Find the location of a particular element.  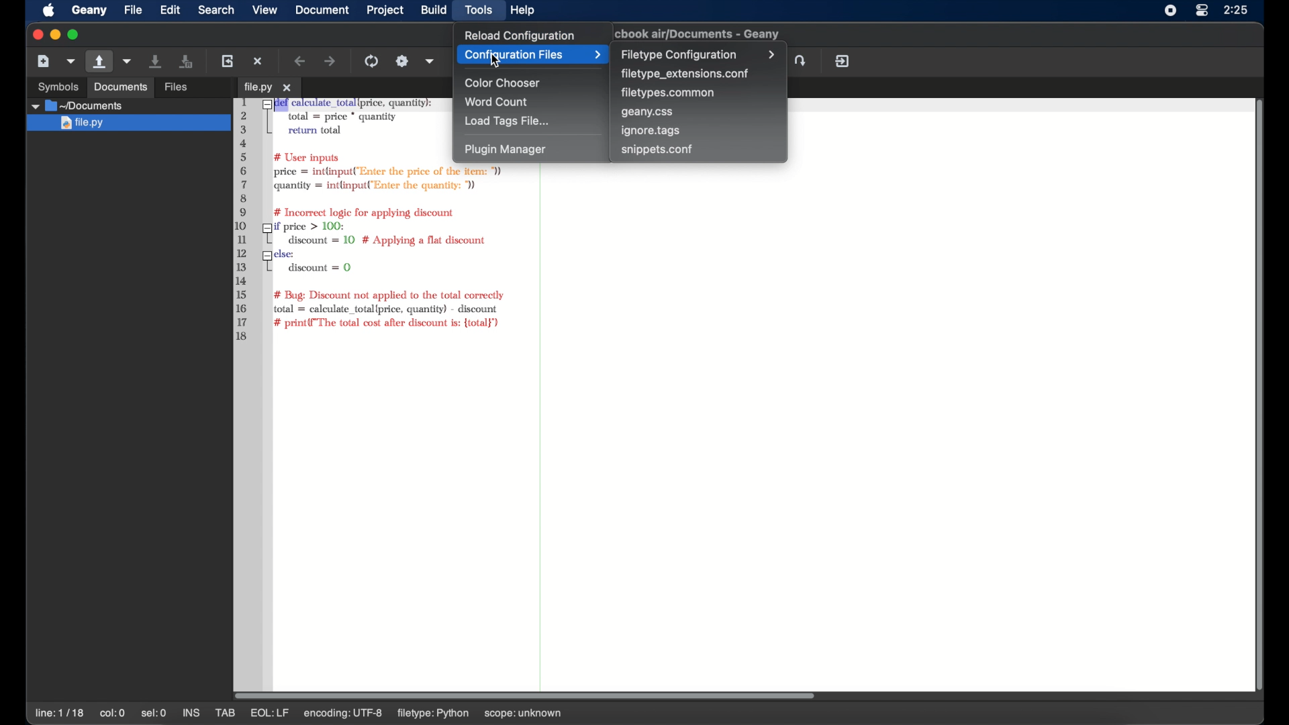

close is located at coordinates (36, 35).